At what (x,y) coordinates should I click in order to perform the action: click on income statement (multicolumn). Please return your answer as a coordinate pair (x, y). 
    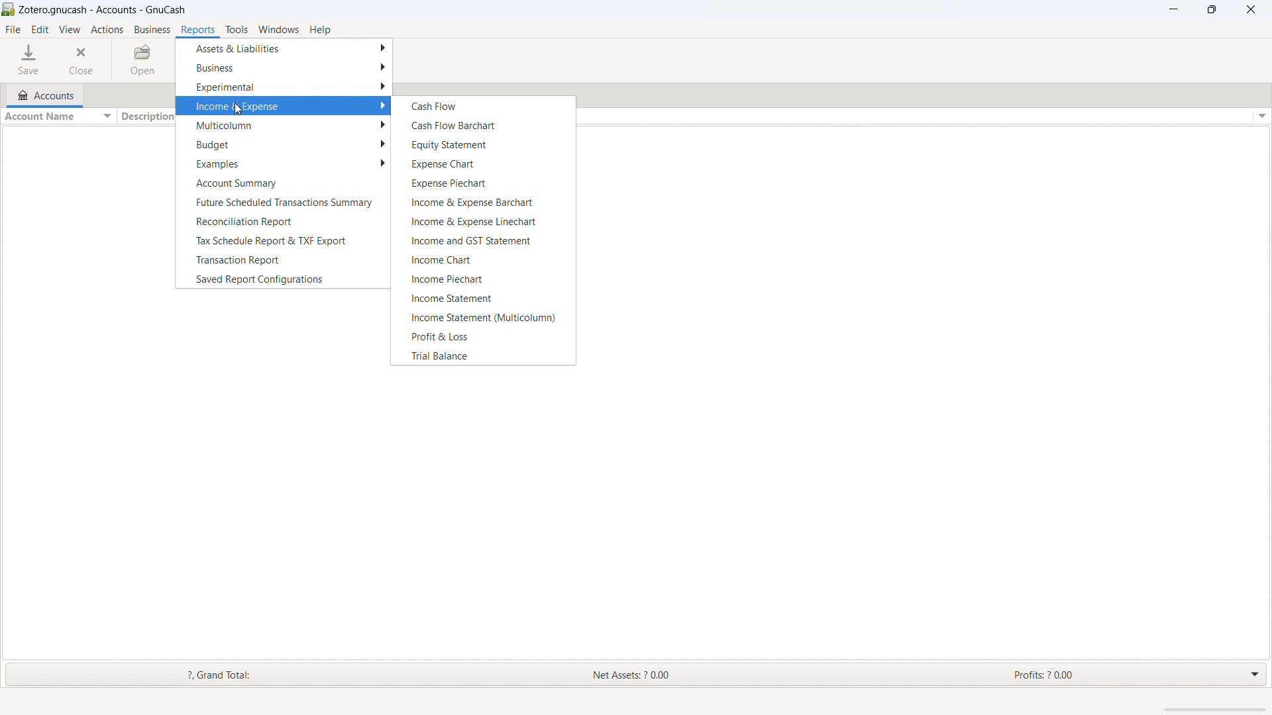
    Looking at the image, I should click on (482, 316).